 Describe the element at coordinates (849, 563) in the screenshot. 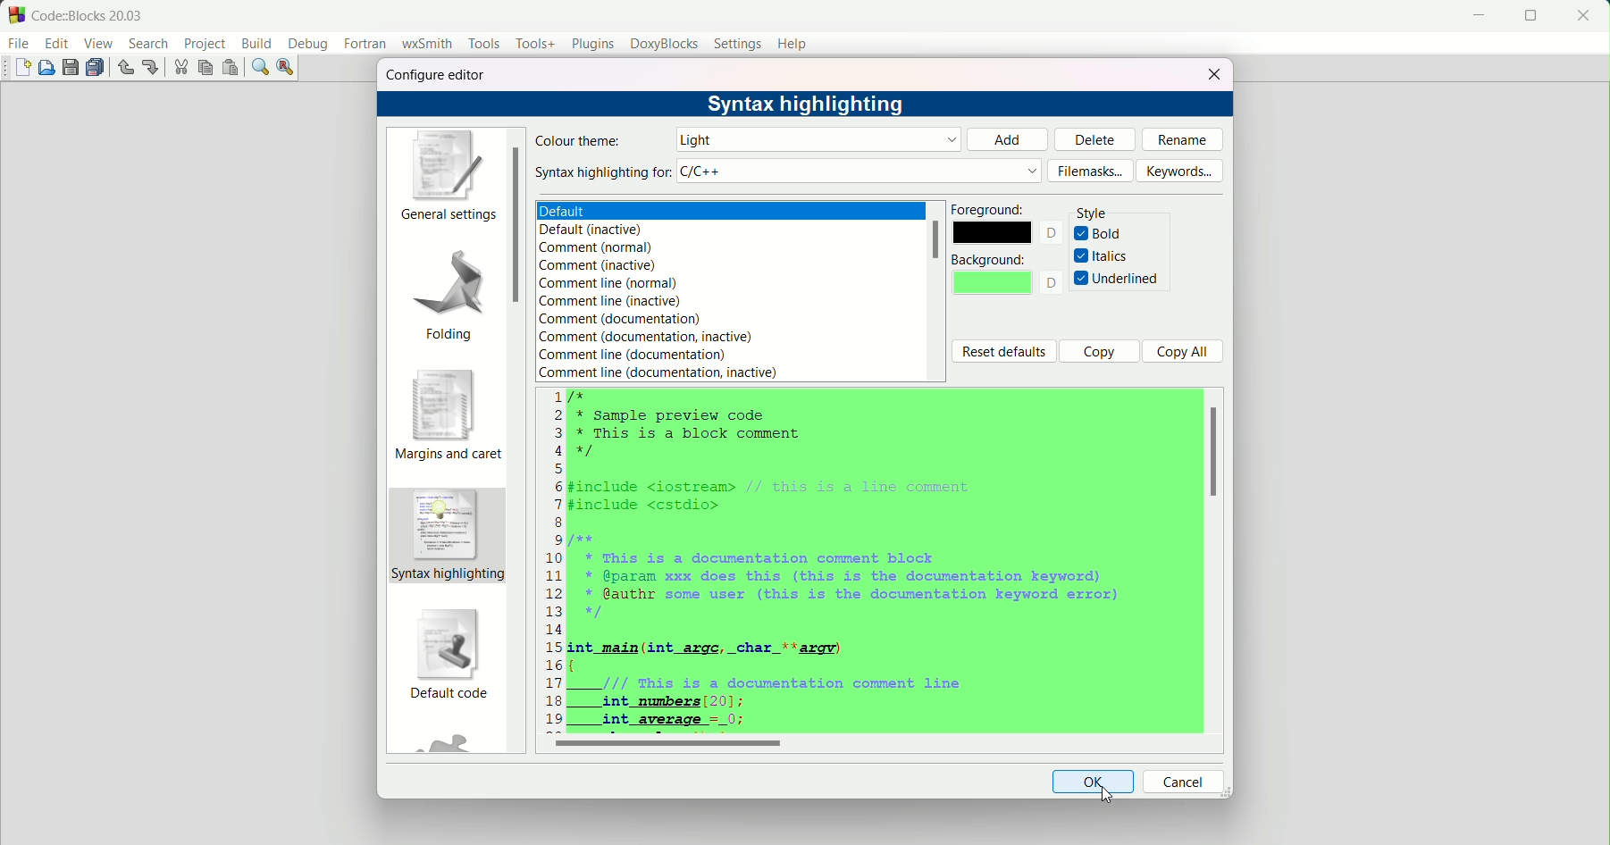

I see `code` at that location.